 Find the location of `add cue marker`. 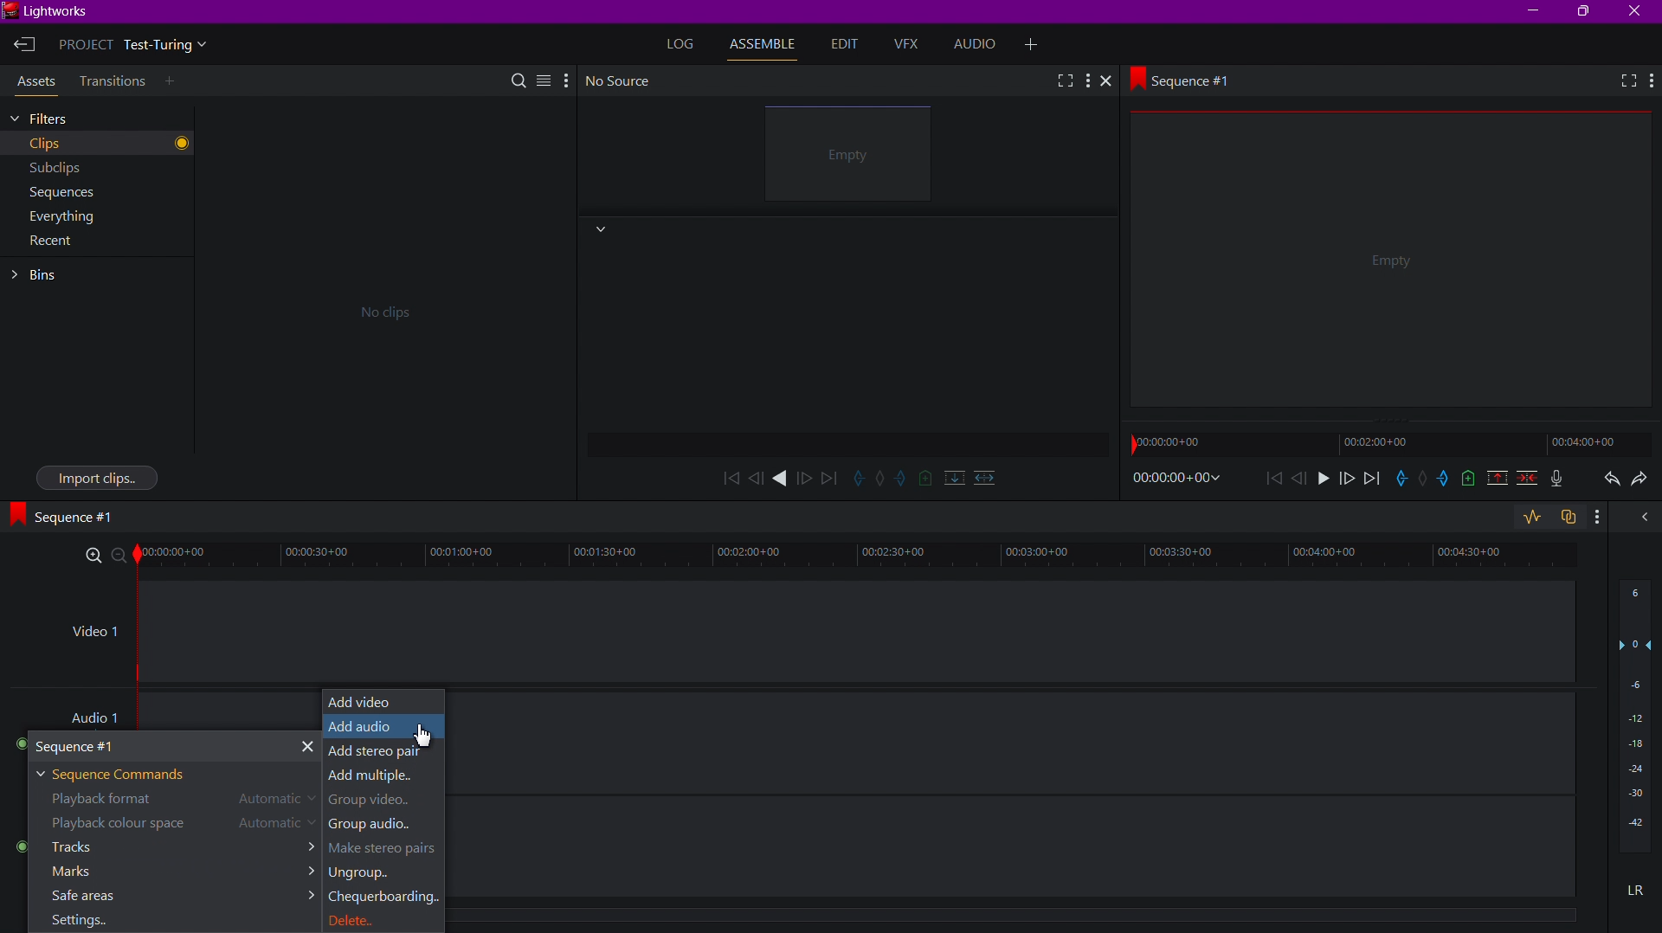

add cue marker is located at coordinates (925, 478).